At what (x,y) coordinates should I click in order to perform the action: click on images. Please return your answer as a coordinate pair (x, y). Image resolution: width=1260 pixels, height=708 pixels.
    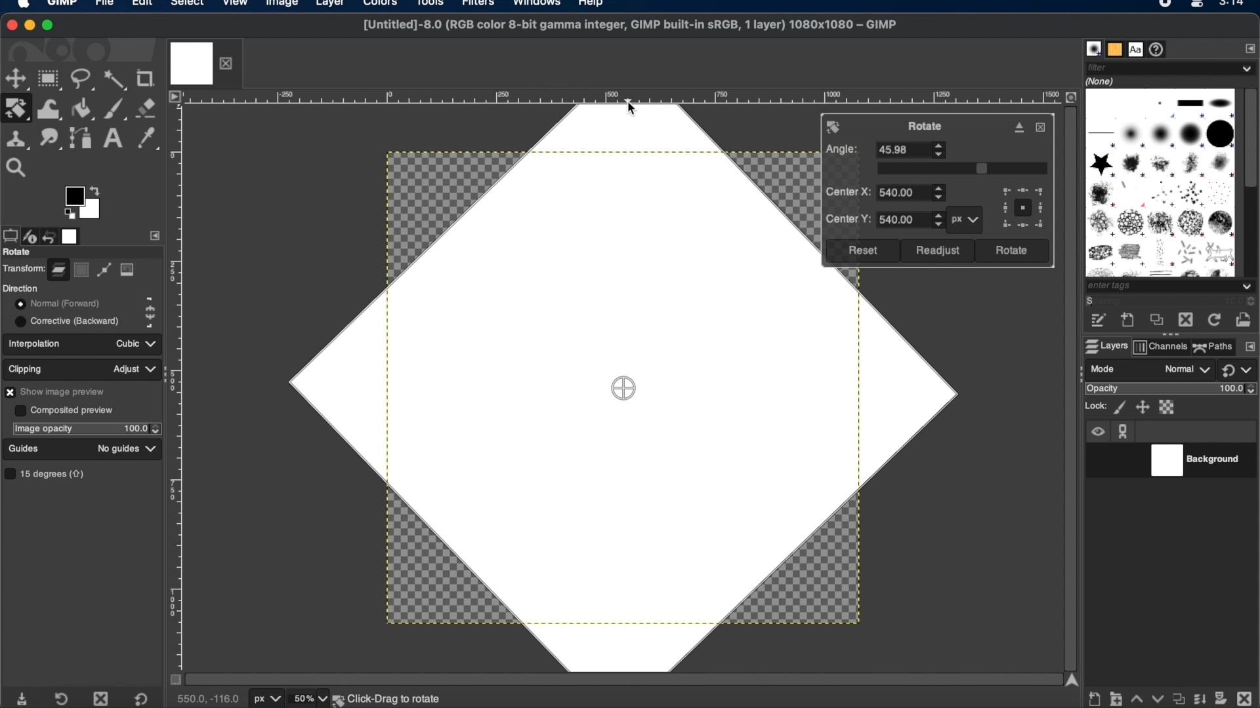
    Looking at the image, I should click on (72, 235).